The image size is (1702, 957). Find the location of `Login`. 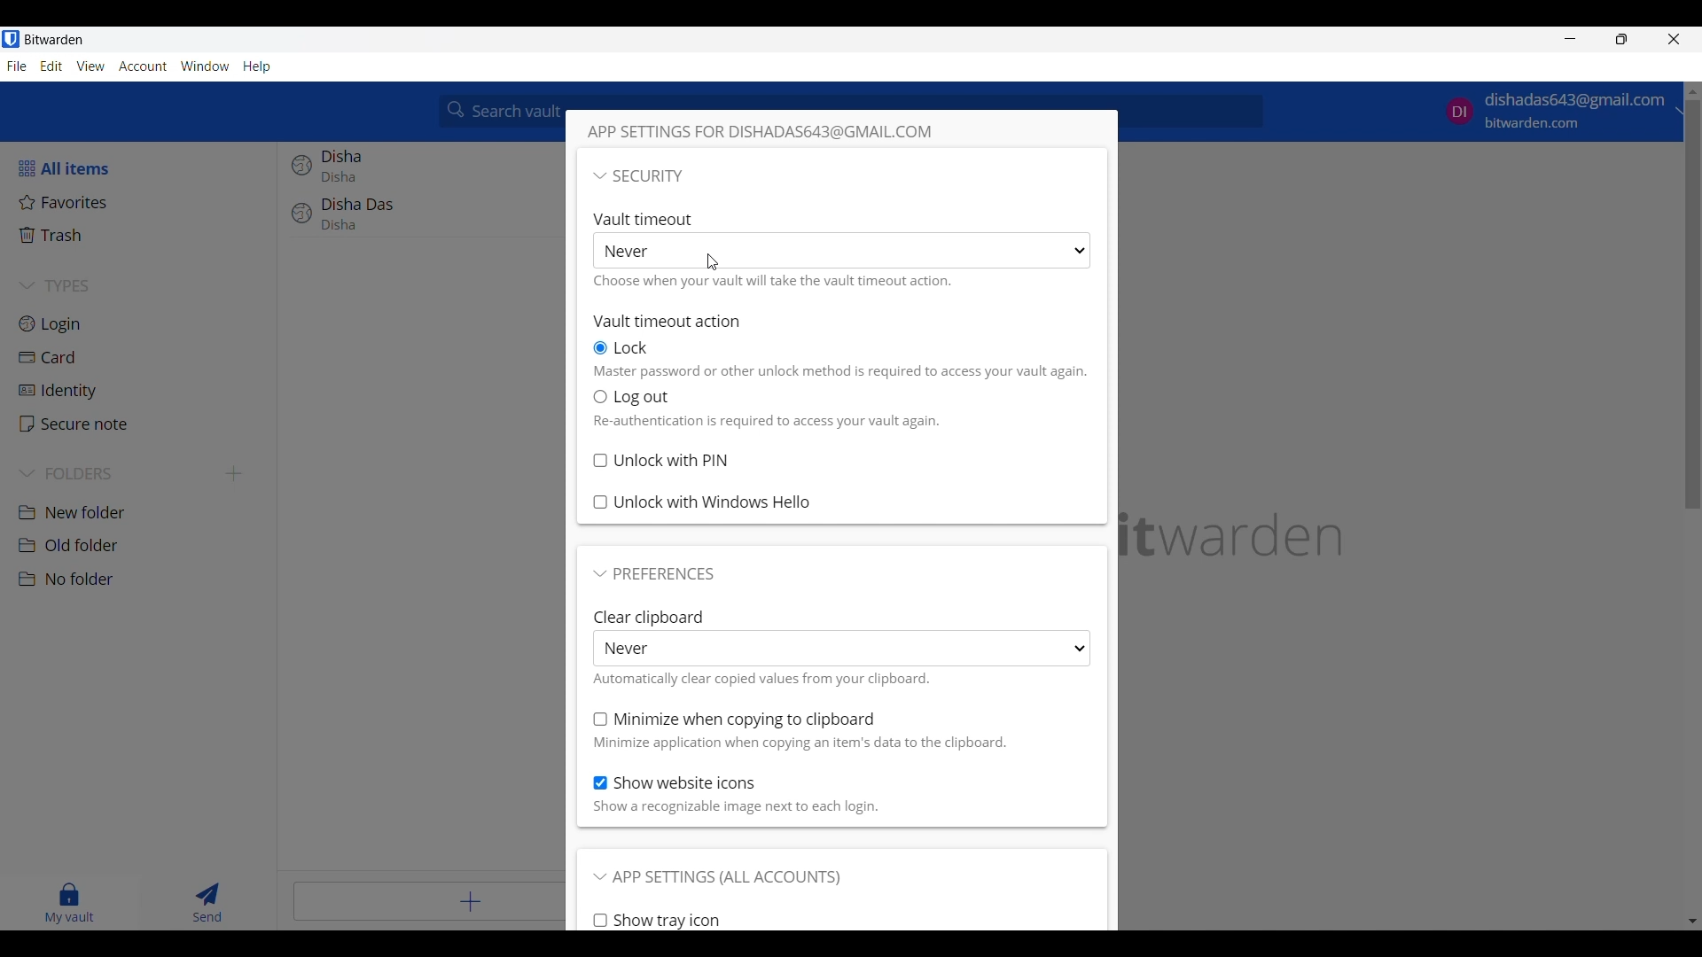

Login is located at coordinates (143, 323).